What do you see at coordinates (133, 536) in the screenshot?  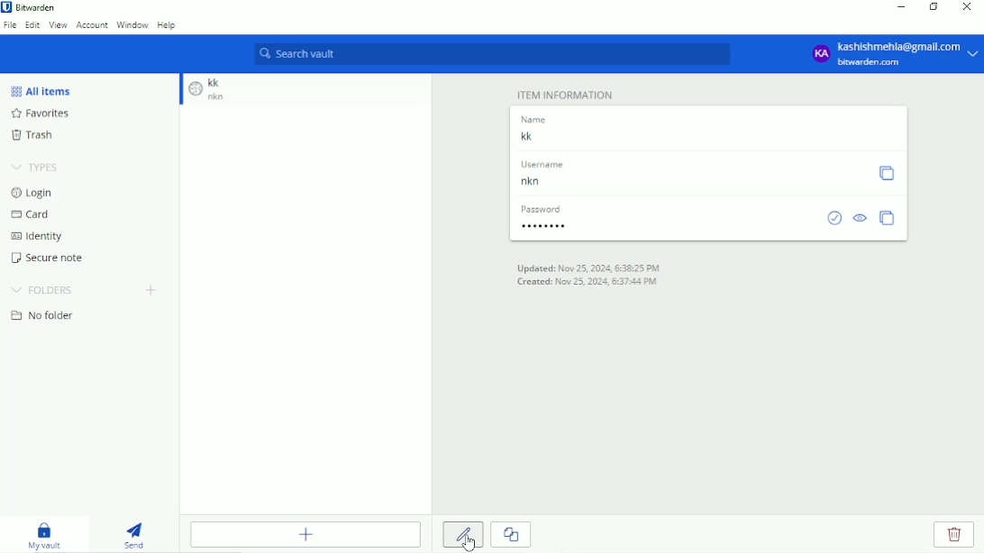 I see `Send` at bounding box center [133, 536].